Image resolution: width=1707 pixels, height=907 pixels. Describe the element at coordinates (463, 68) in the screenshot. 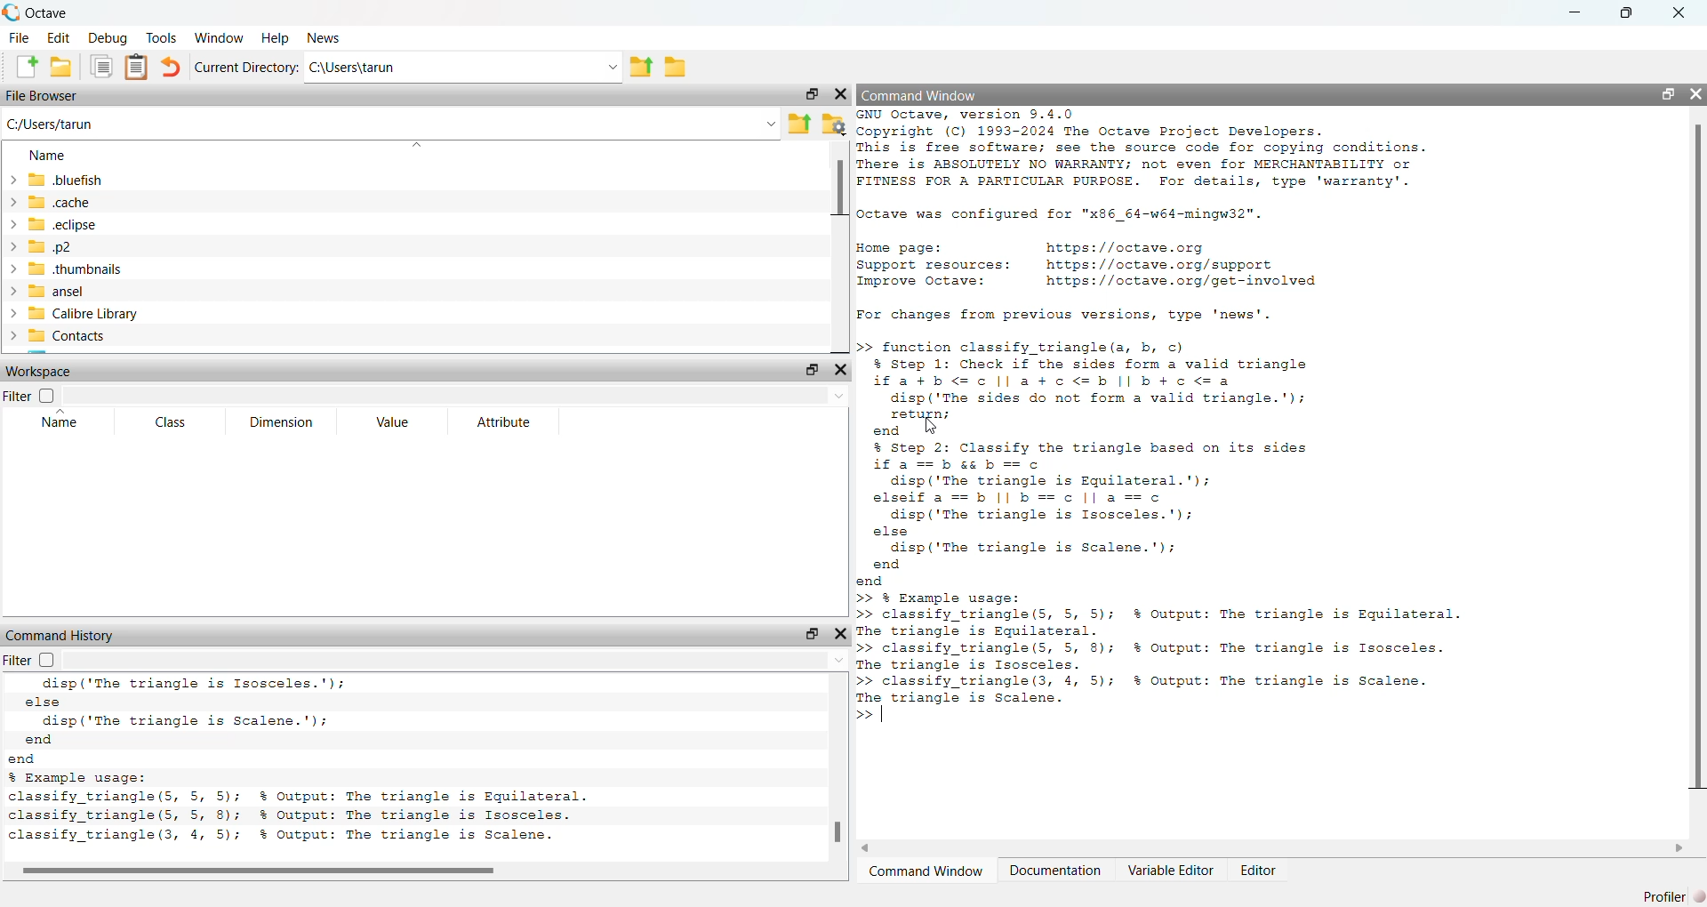

I see `enter directory name` at that location.